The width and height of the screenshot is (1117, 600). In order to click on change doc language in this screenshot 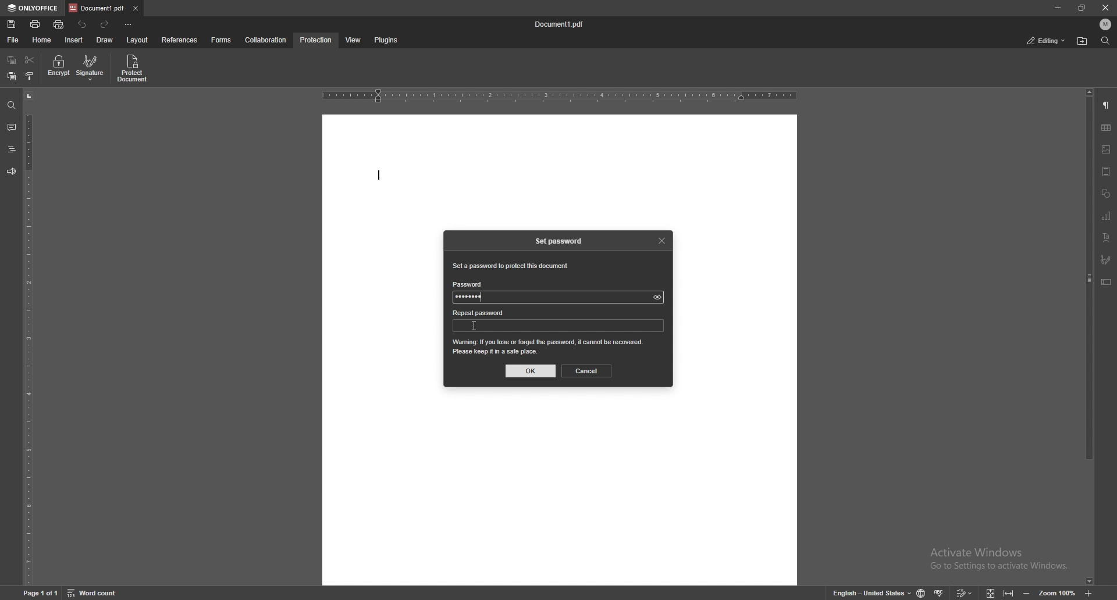, I will do `click(922, 592)`.